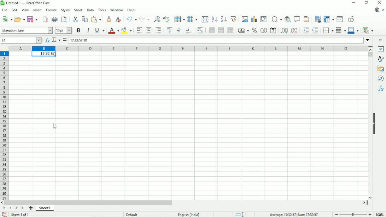  Describe the element at coordinates (133, 214) in the screenshot. I see `Default` at that location.